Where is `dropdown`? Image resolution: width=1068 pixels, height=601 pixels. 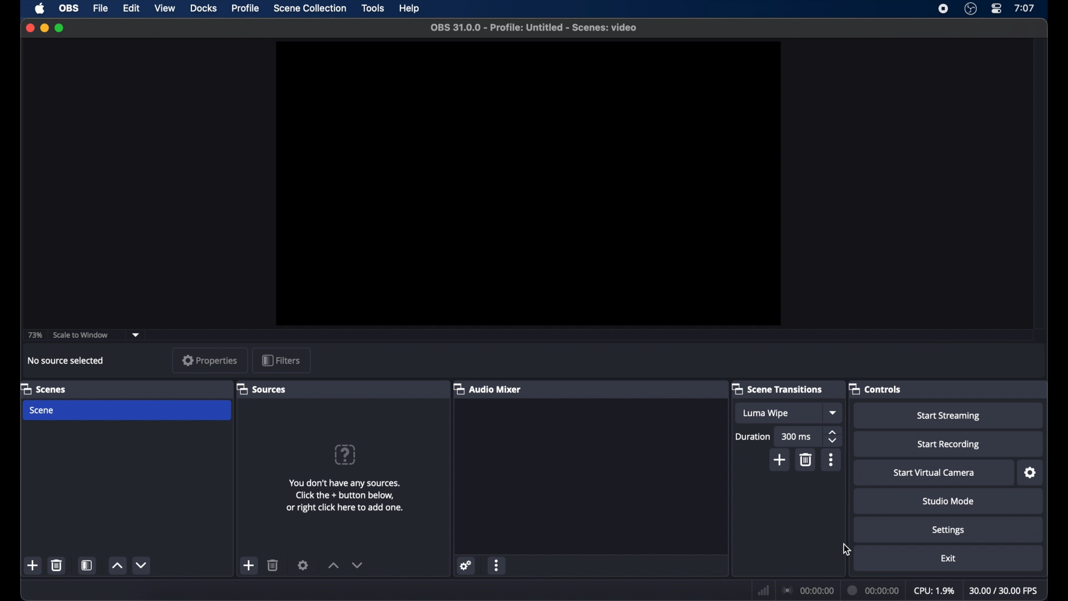 dropdown is located at coordinates (136, 334).